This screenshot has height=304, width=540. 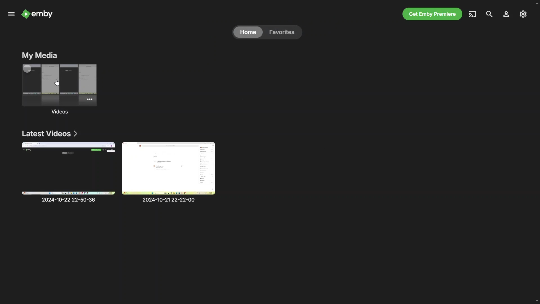 I want to click on media, so click(x=472, y=14).